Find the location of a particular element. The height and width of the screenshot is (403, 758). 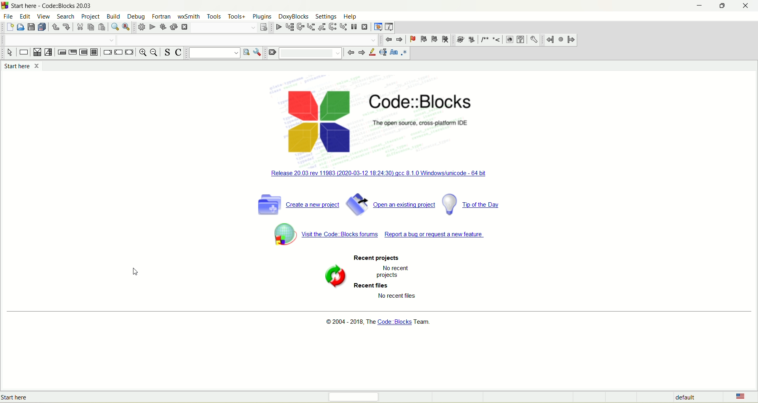

minimize is located at coordinates (699, 6).